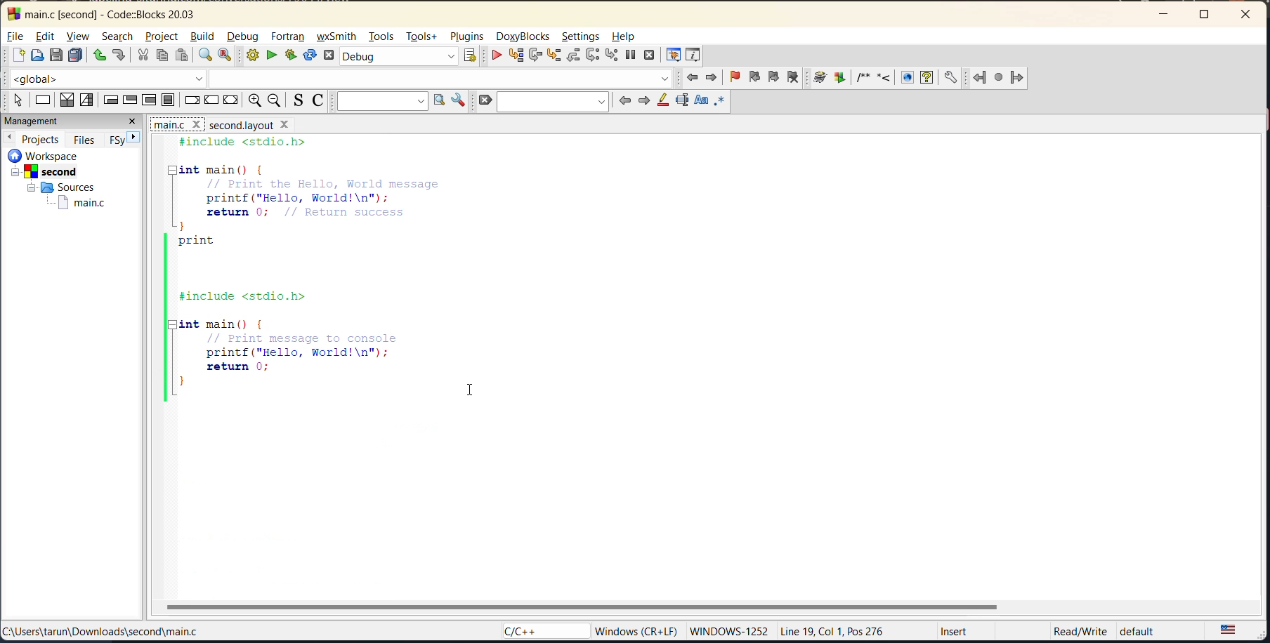  Describe the element at coordinates (46, 37) in the screenshot. I see `edit` at that location.